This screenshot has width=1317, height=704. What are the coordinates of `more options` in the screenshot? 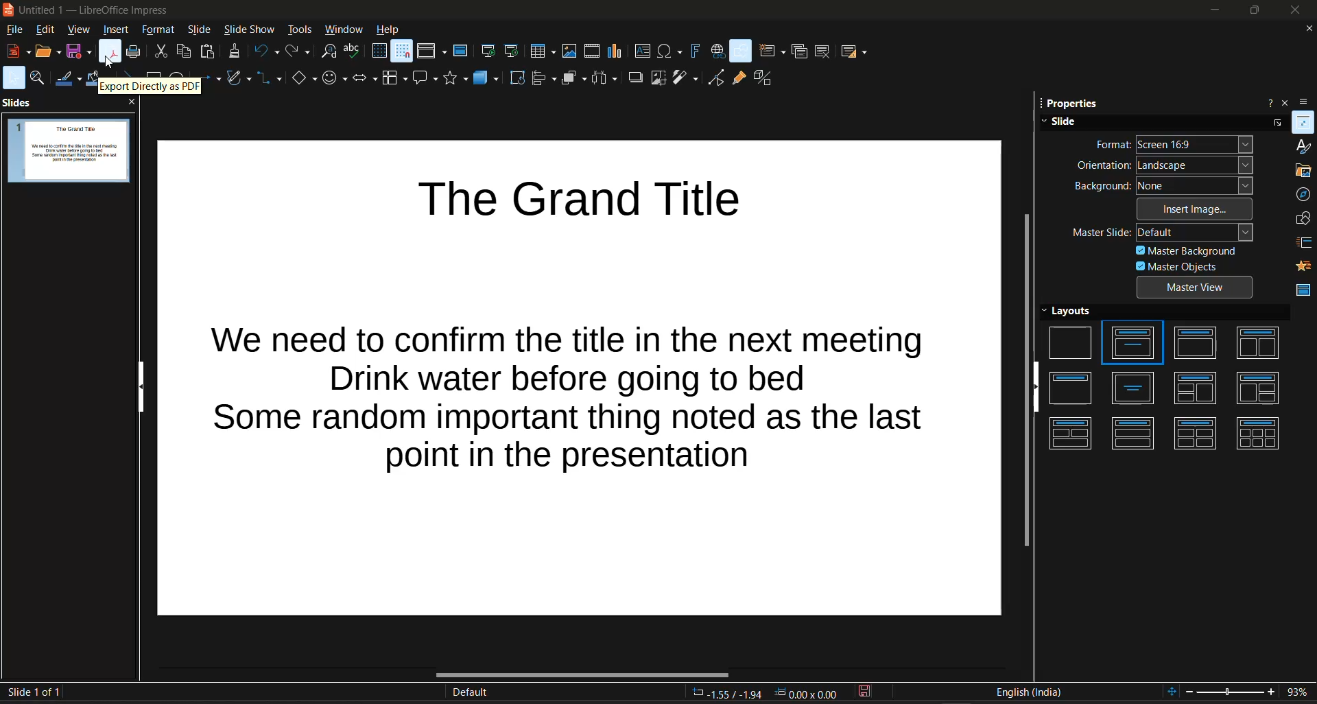 It's located at (1274, 124).